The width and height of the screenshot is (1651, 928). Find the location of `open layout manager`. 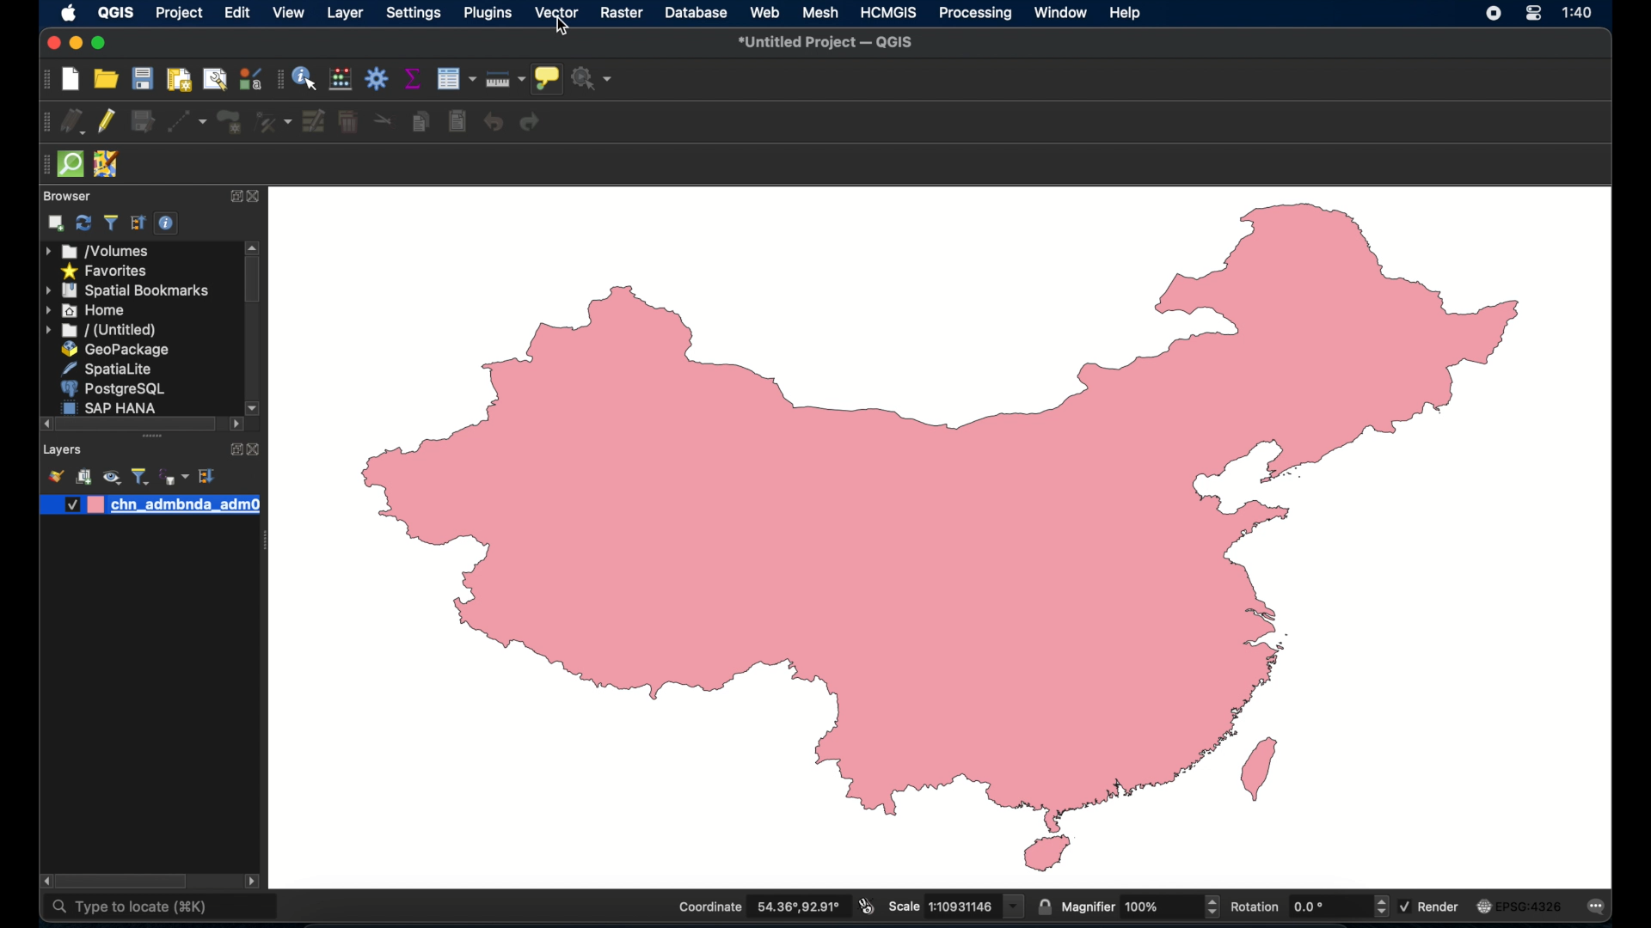

open layout manager is located at coordinates (216, 79).